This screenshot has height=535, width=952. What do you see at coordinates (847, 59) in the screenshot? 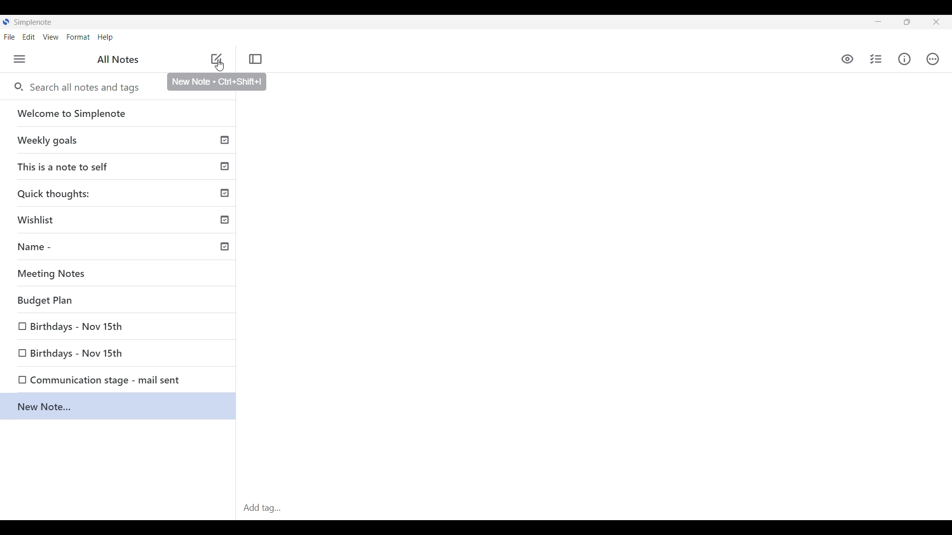
I see `Markdown preview toggle` at bounding box center [847, 59].